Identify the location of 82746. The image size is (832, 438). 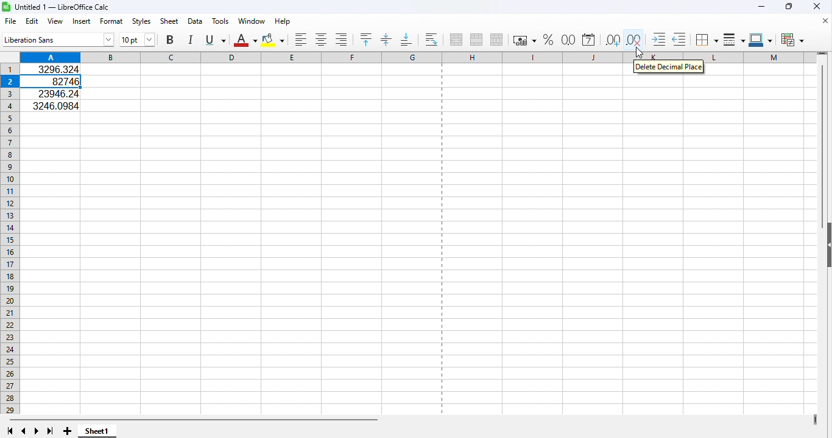
(56, 82).